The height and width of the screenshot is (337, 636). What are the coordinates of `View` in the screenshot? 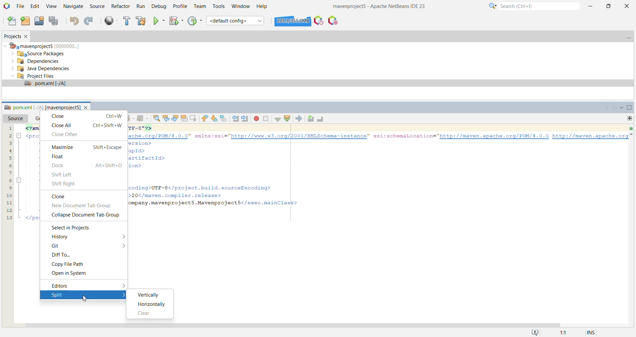 It's located at (52, 6).